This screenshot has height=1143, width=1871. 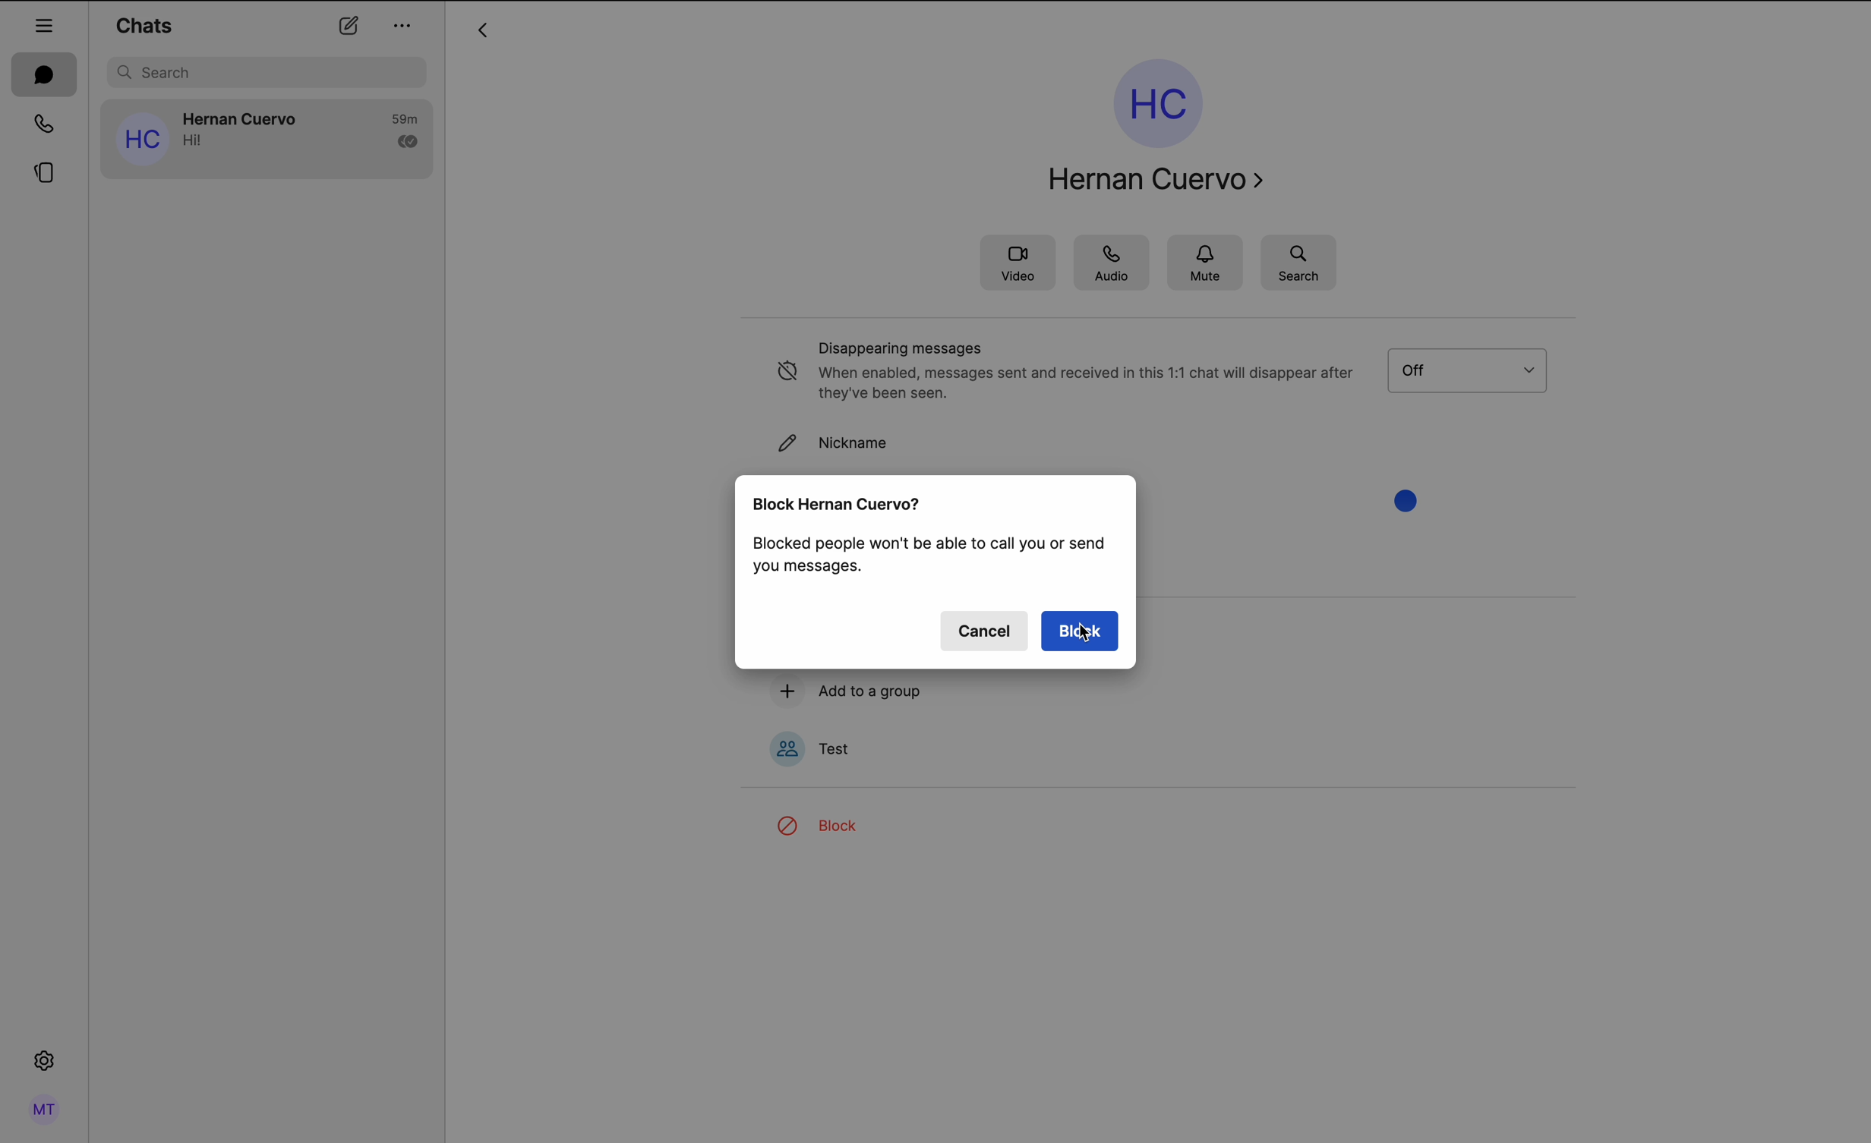 I want to click on search bar, so click(x=270, y=72).